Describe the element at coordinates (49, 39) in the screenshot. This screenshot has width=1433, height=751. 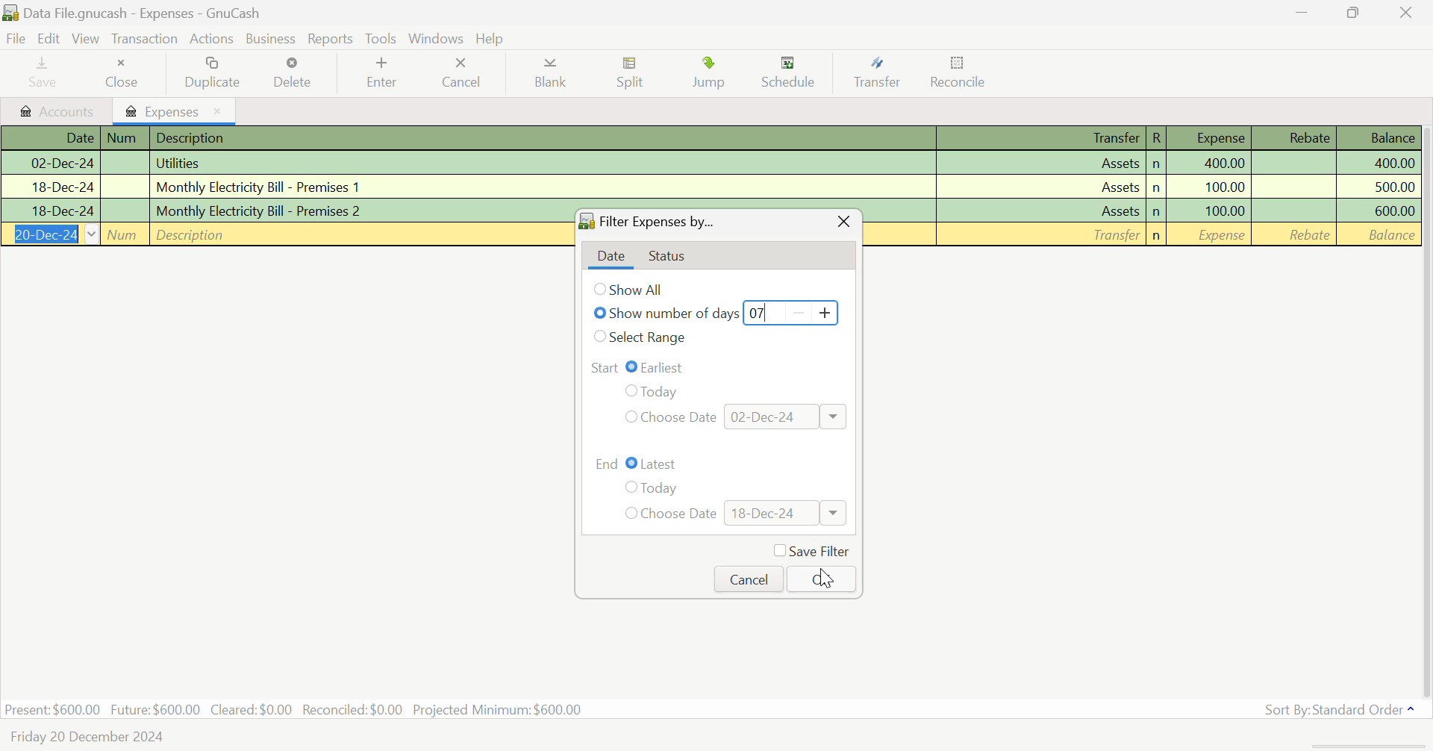
I see `Edit` at that location.